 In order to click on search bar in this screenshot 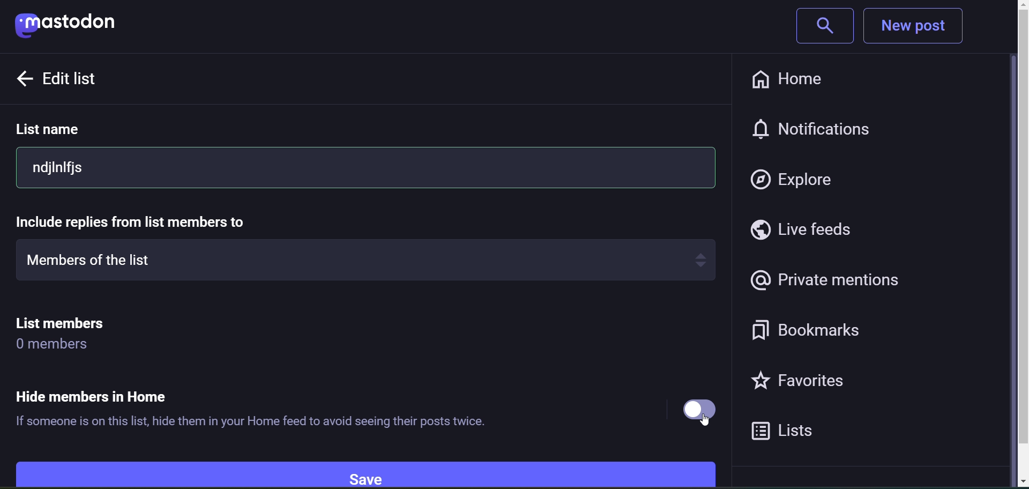, I will do `click(819, 27)`.